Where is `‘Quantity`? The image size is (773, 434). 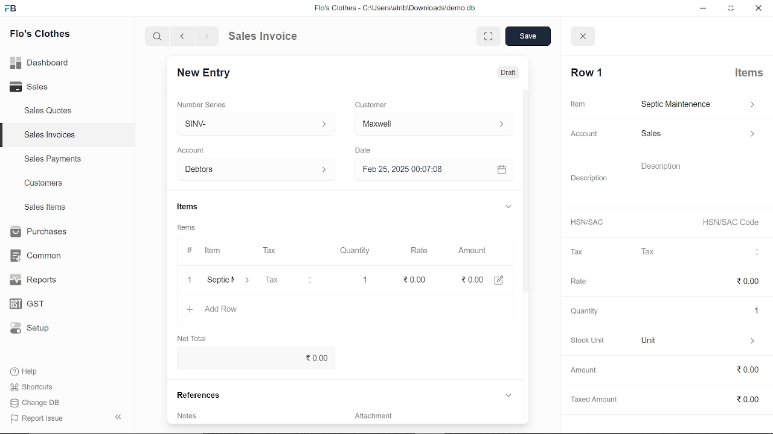
‘Quantity is located at coordinates (583, 311).